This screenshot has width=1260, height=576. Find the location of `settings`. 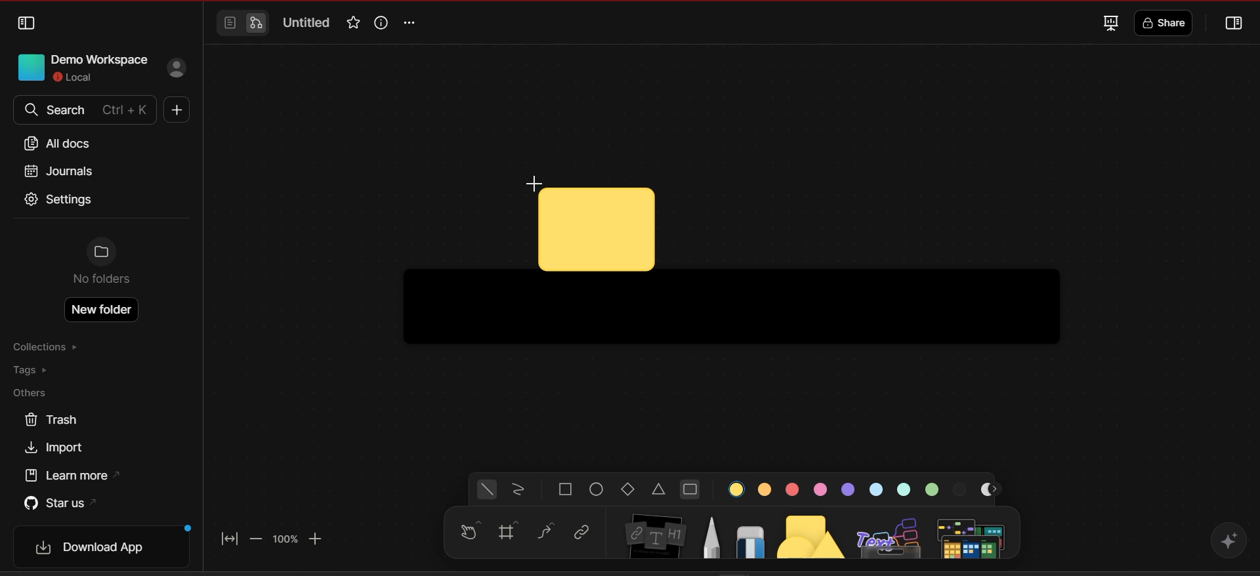

settings is located at coordinates (60, 201).